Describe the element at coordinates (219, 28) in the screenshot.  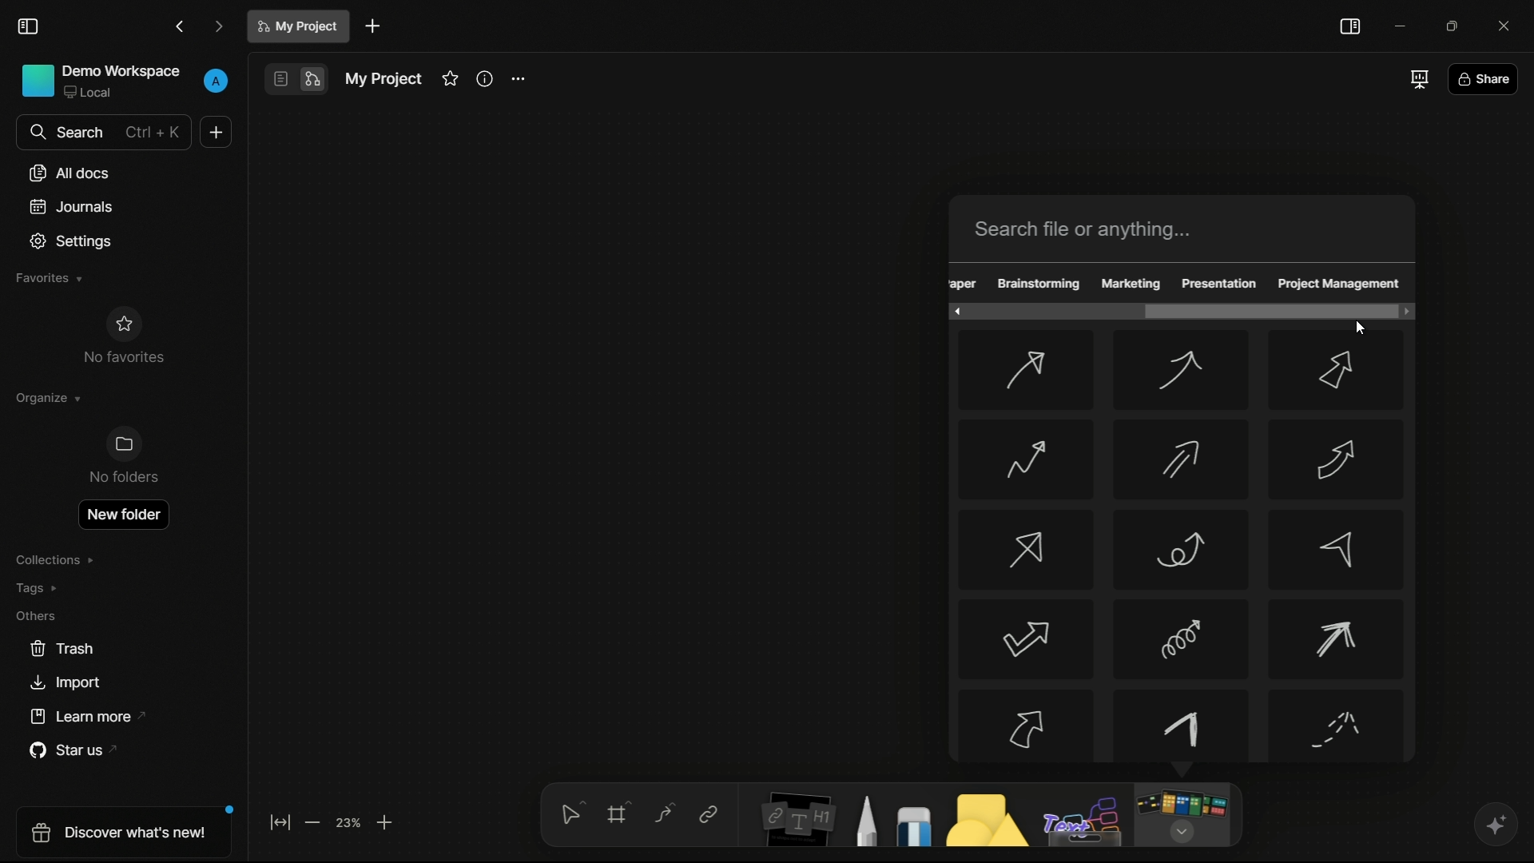
I see `forward` at that location.